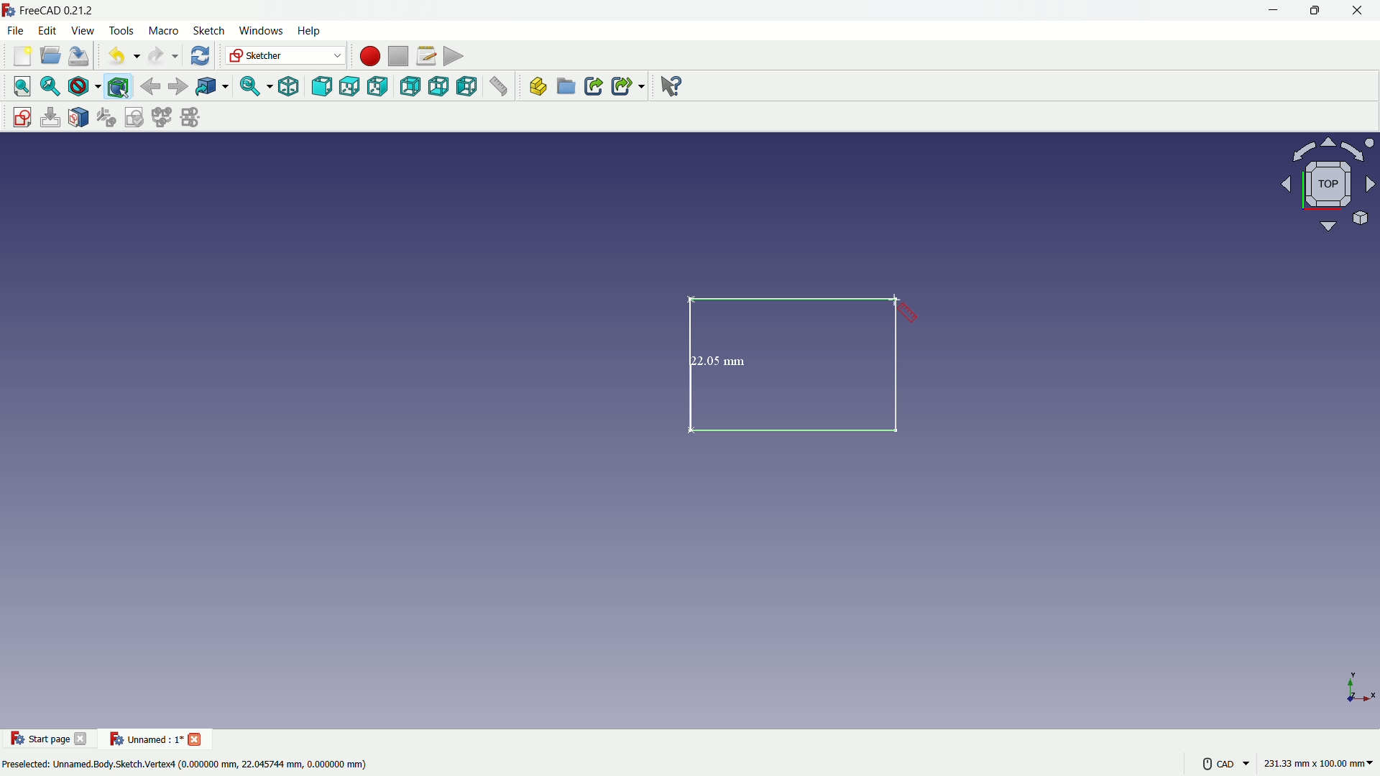 This screenshot has width=1380, height=776. Describe the element at coordinates (178, 86) in the screenshot. I see `forward` at that location.